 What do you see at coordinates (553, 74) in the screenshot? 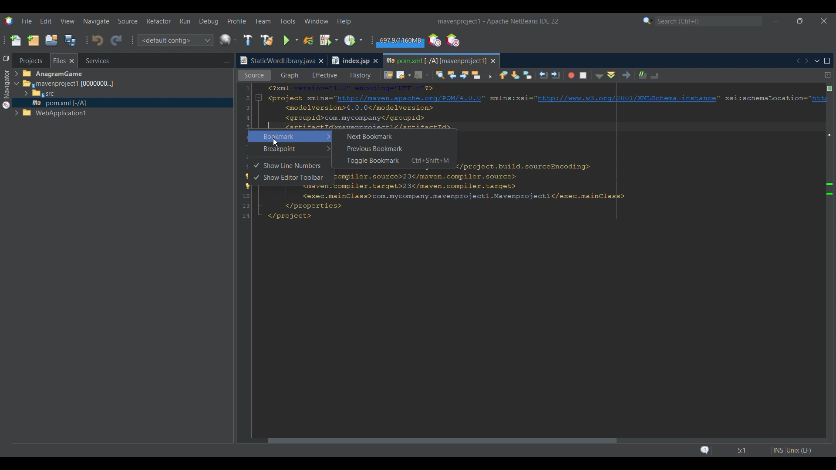
I see `Shift line right` at bounding box center [553, 74].